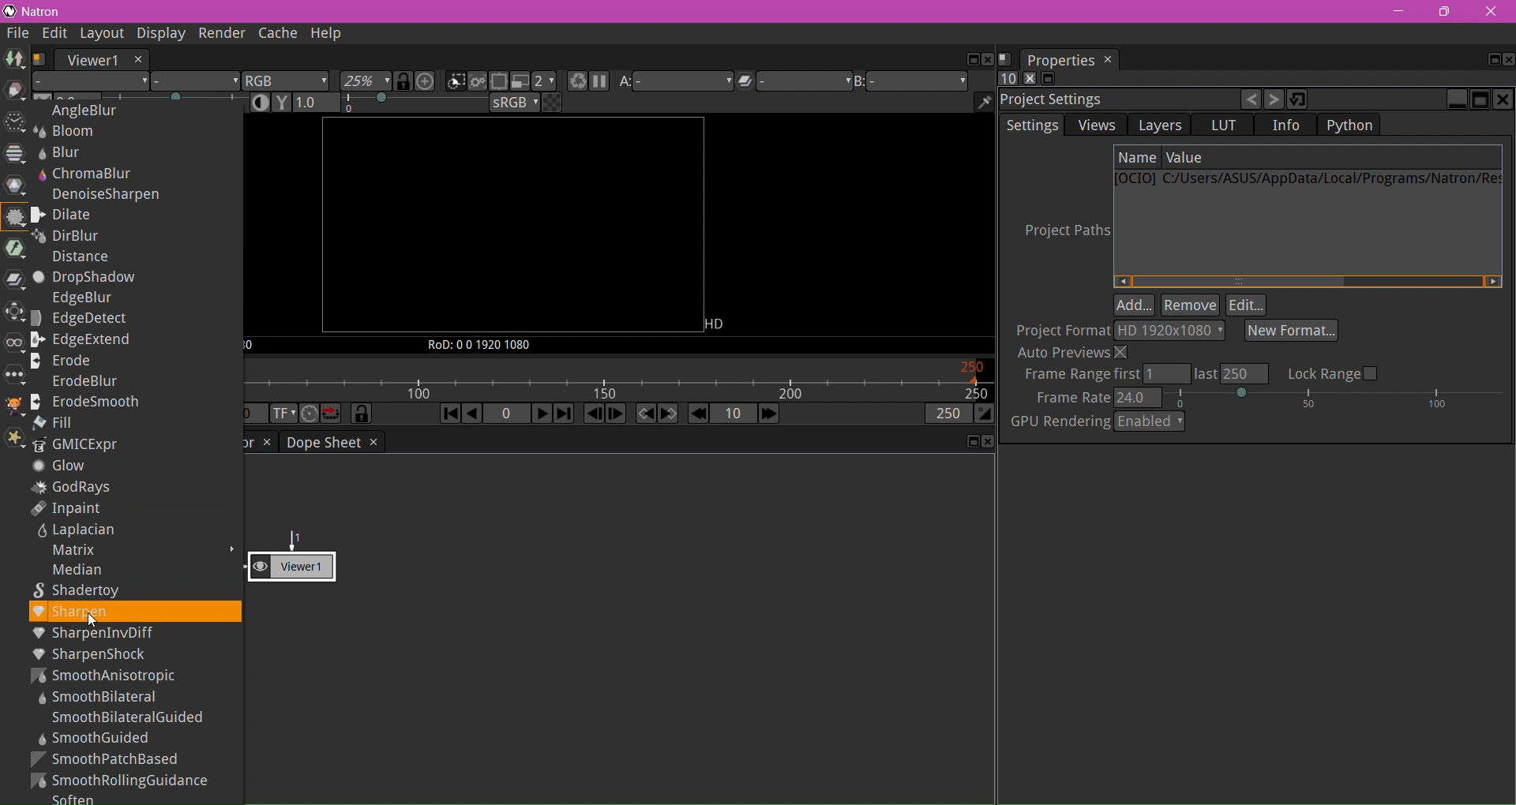 The width and height of the screenshot is (1516, 805). I want to click on EdgeDetect, so click(82, 320).